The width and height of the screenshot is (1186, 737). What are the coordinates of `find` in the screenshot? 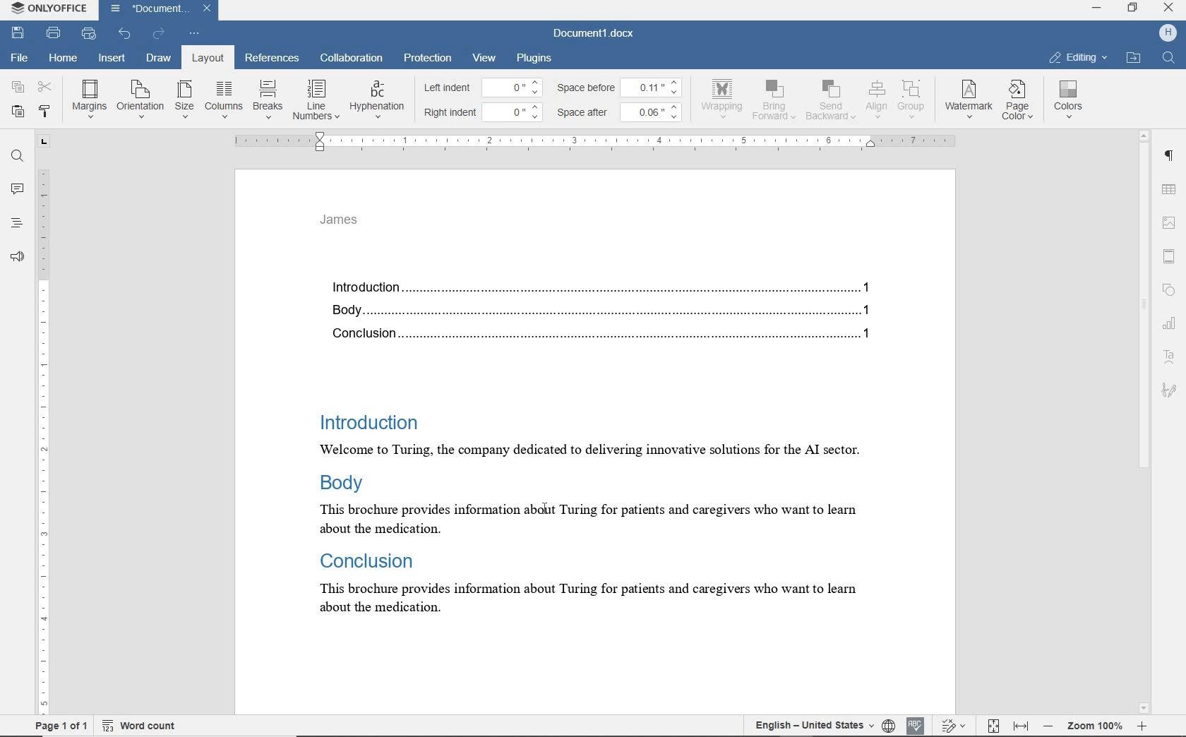 It's located at (18, 158).